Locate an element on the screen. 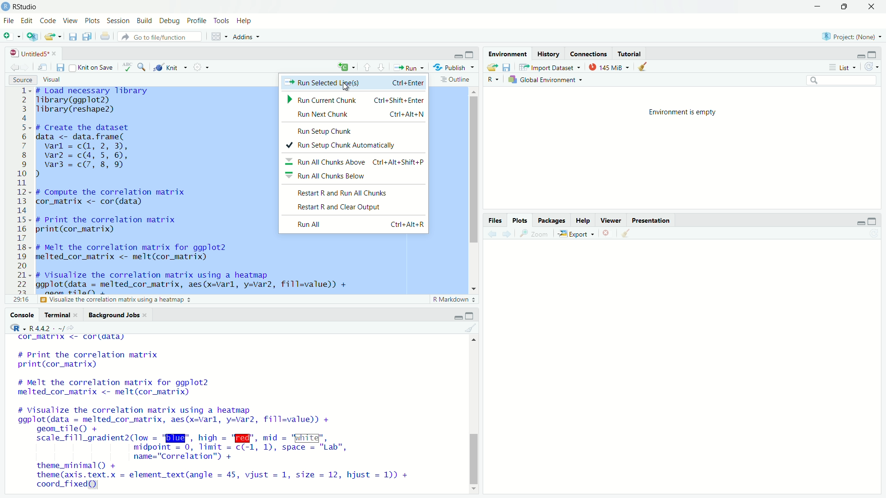  packages is located at coordinates (550, 220).